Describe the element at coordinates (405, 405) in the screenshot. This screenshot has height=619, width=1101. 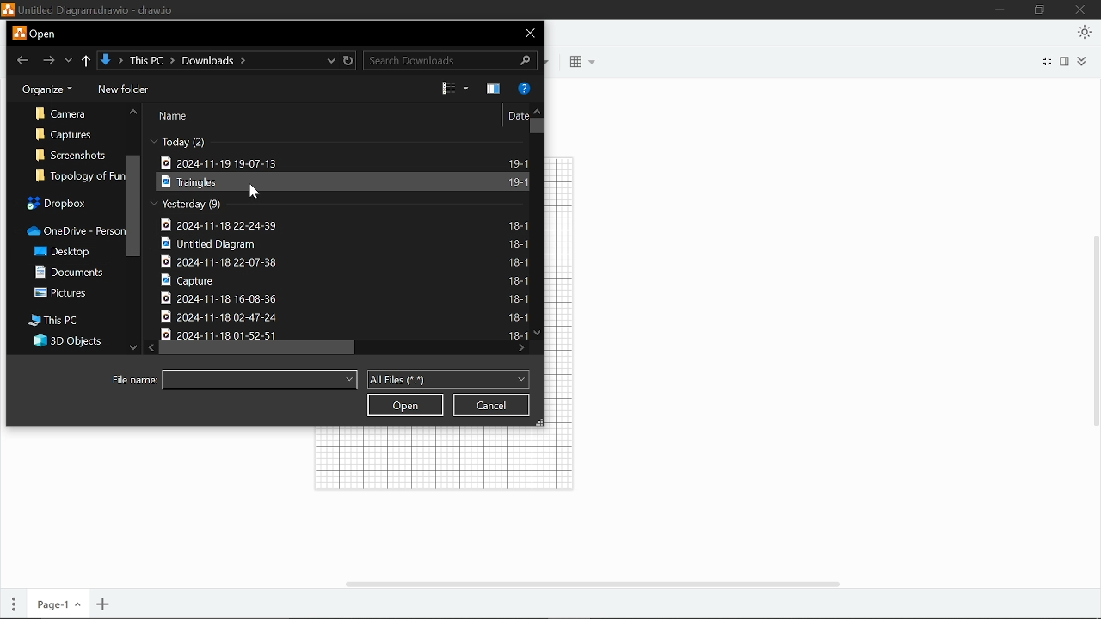
I see `Open` at that location.